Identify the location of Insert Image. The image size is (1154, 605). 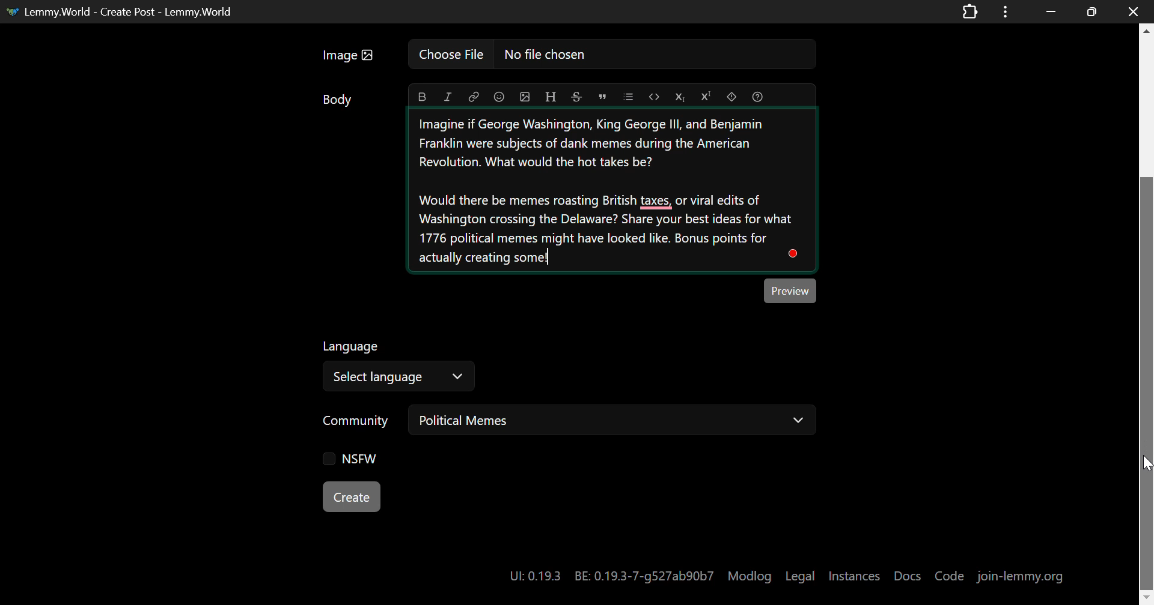
(525, 97).